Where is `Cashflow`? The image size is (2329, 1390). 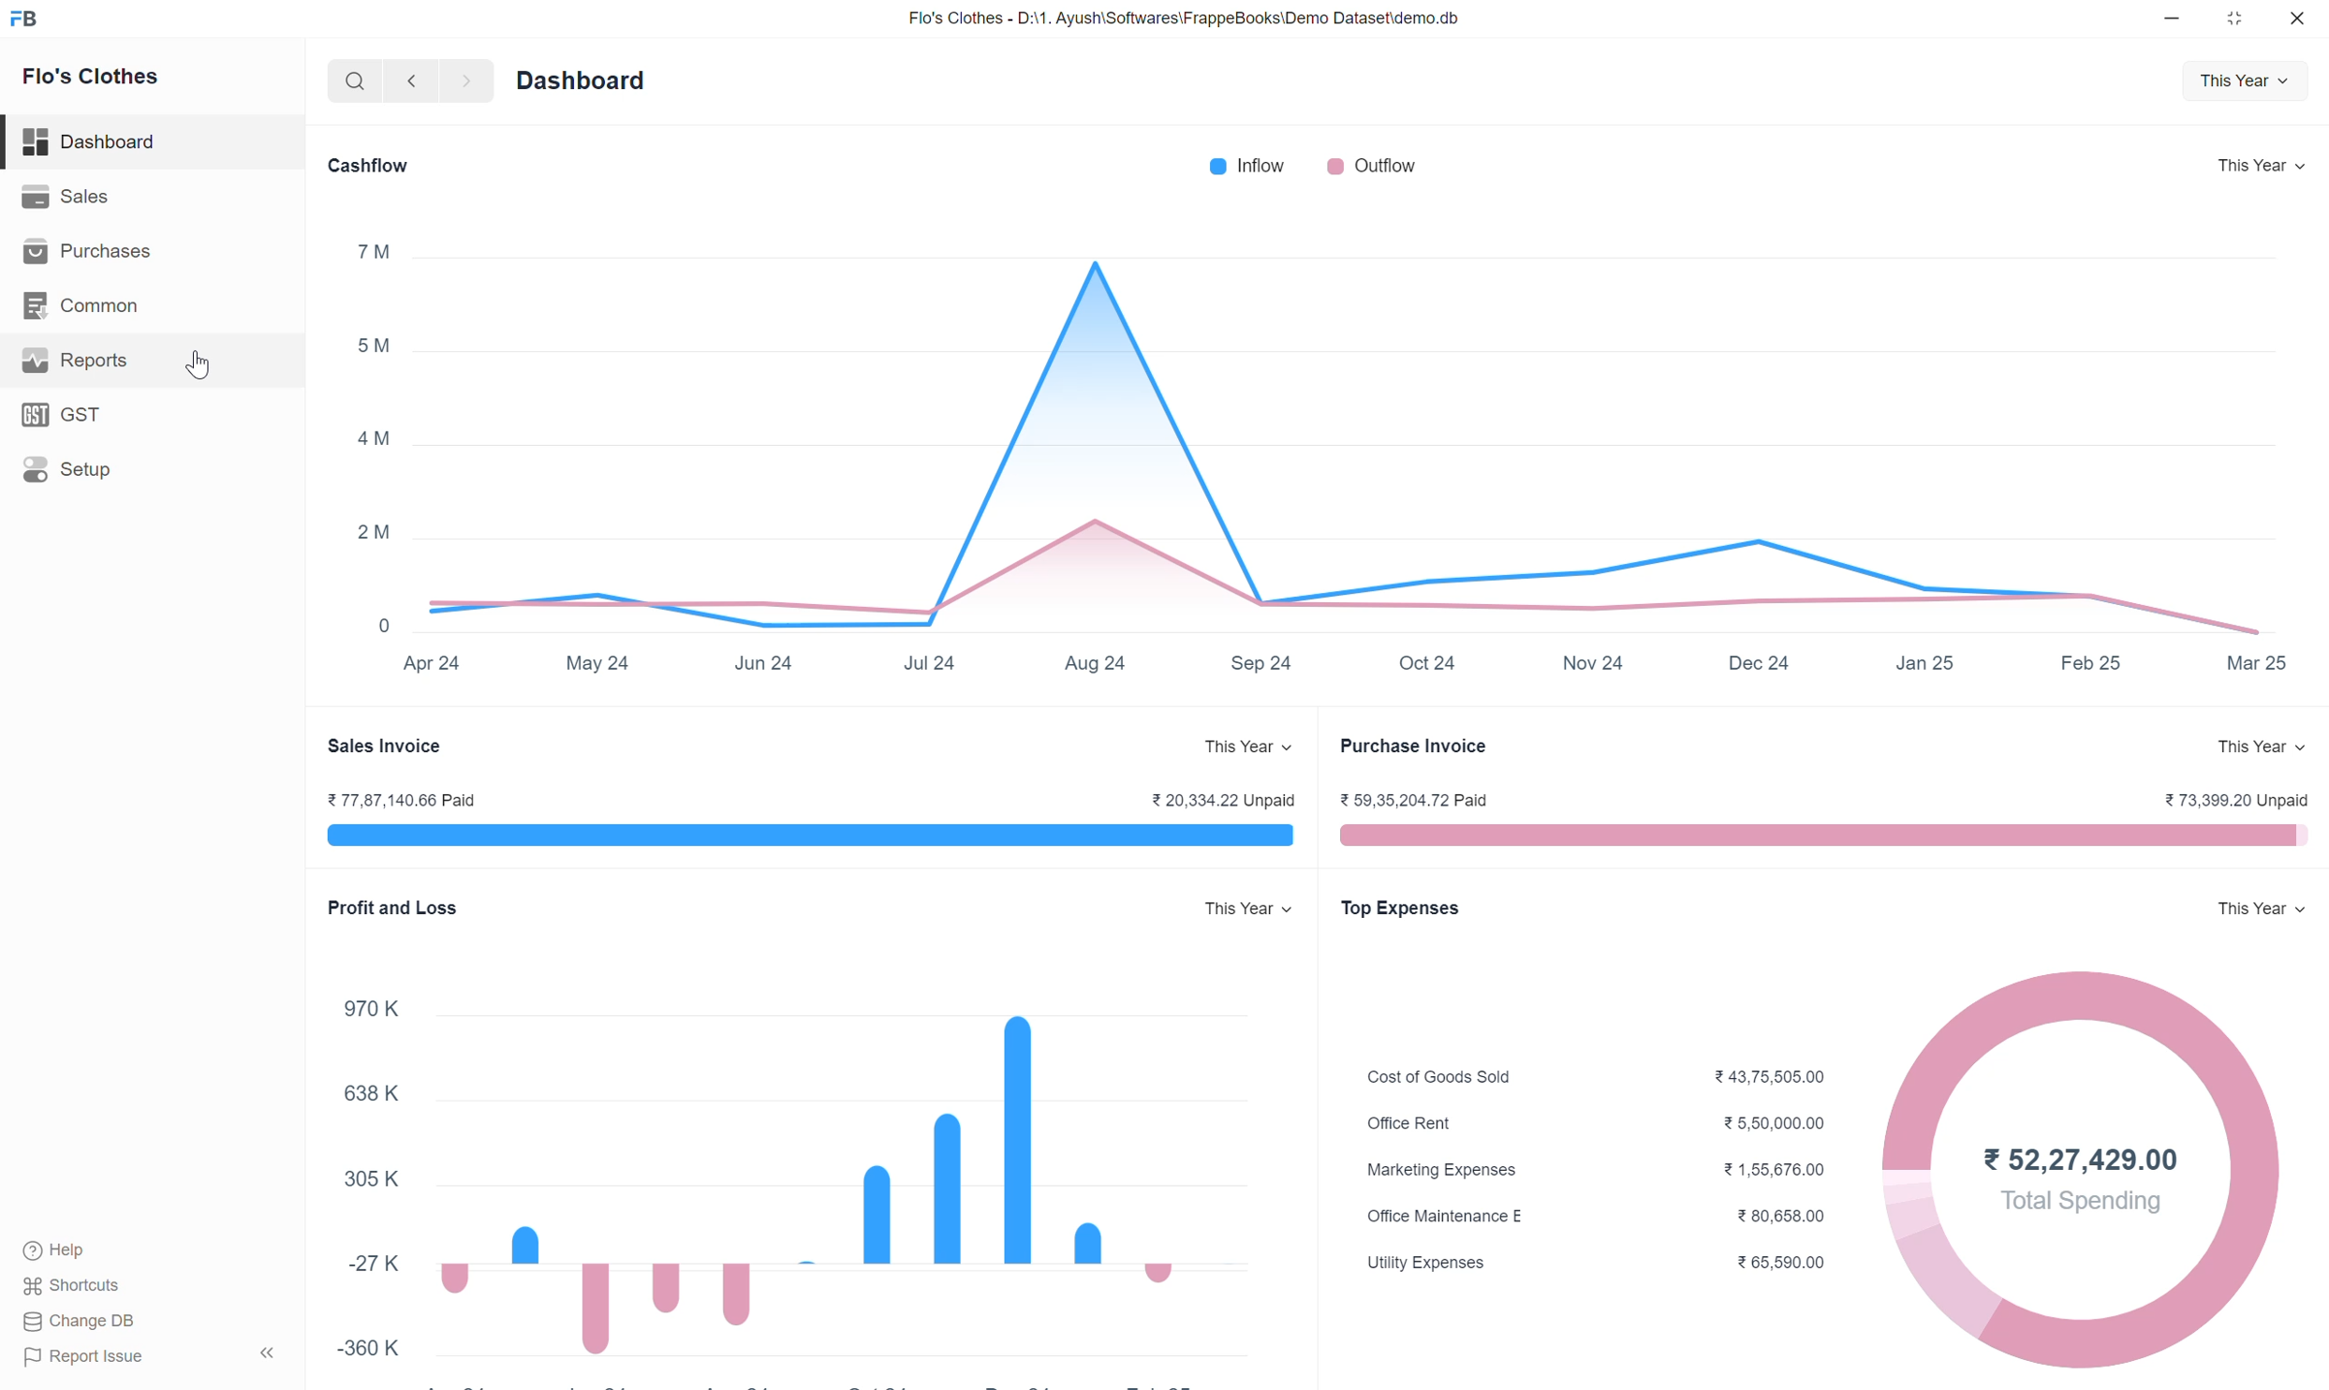
Cashflow is located at coordinates (376, 162).